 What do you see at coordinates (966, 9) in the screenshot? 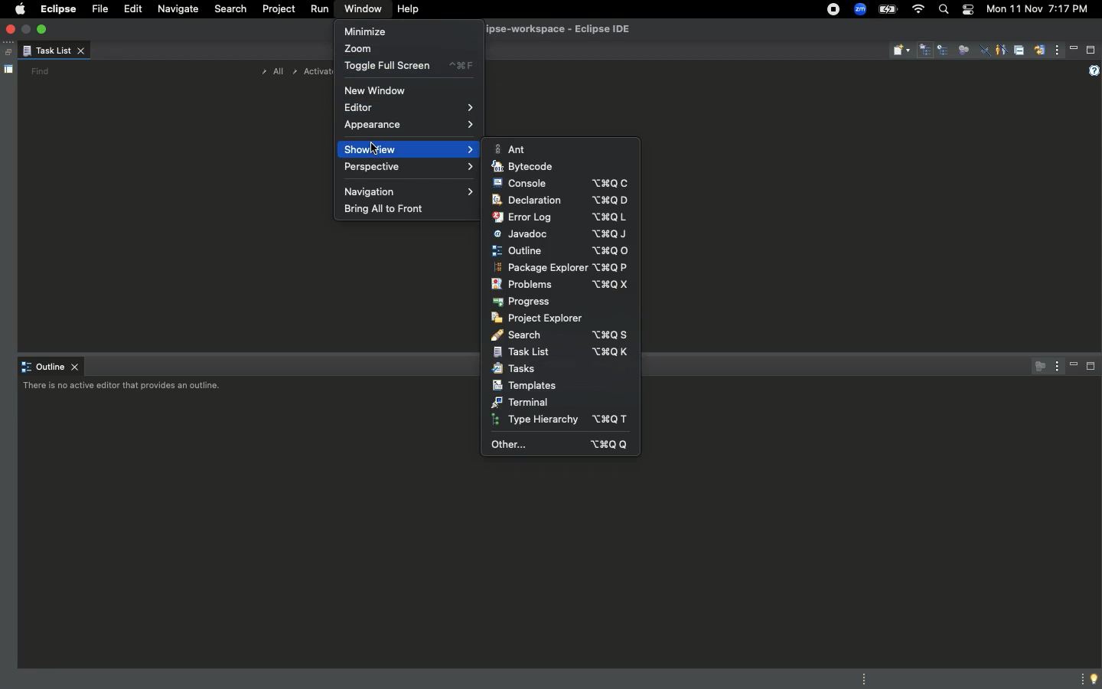
I see `Notification ` at bounding box center [966, 9].